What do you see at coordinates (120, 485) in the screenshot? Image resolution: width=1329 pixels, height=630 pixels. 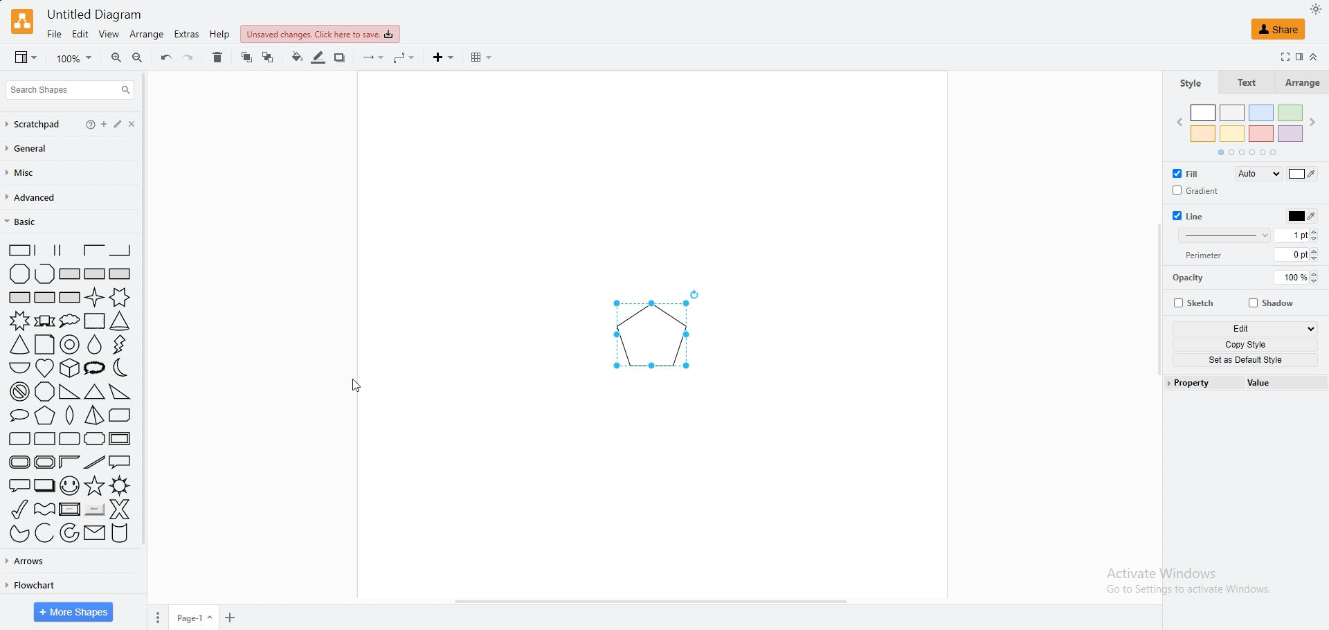 I see `sun` at bounding box center [120, 485].